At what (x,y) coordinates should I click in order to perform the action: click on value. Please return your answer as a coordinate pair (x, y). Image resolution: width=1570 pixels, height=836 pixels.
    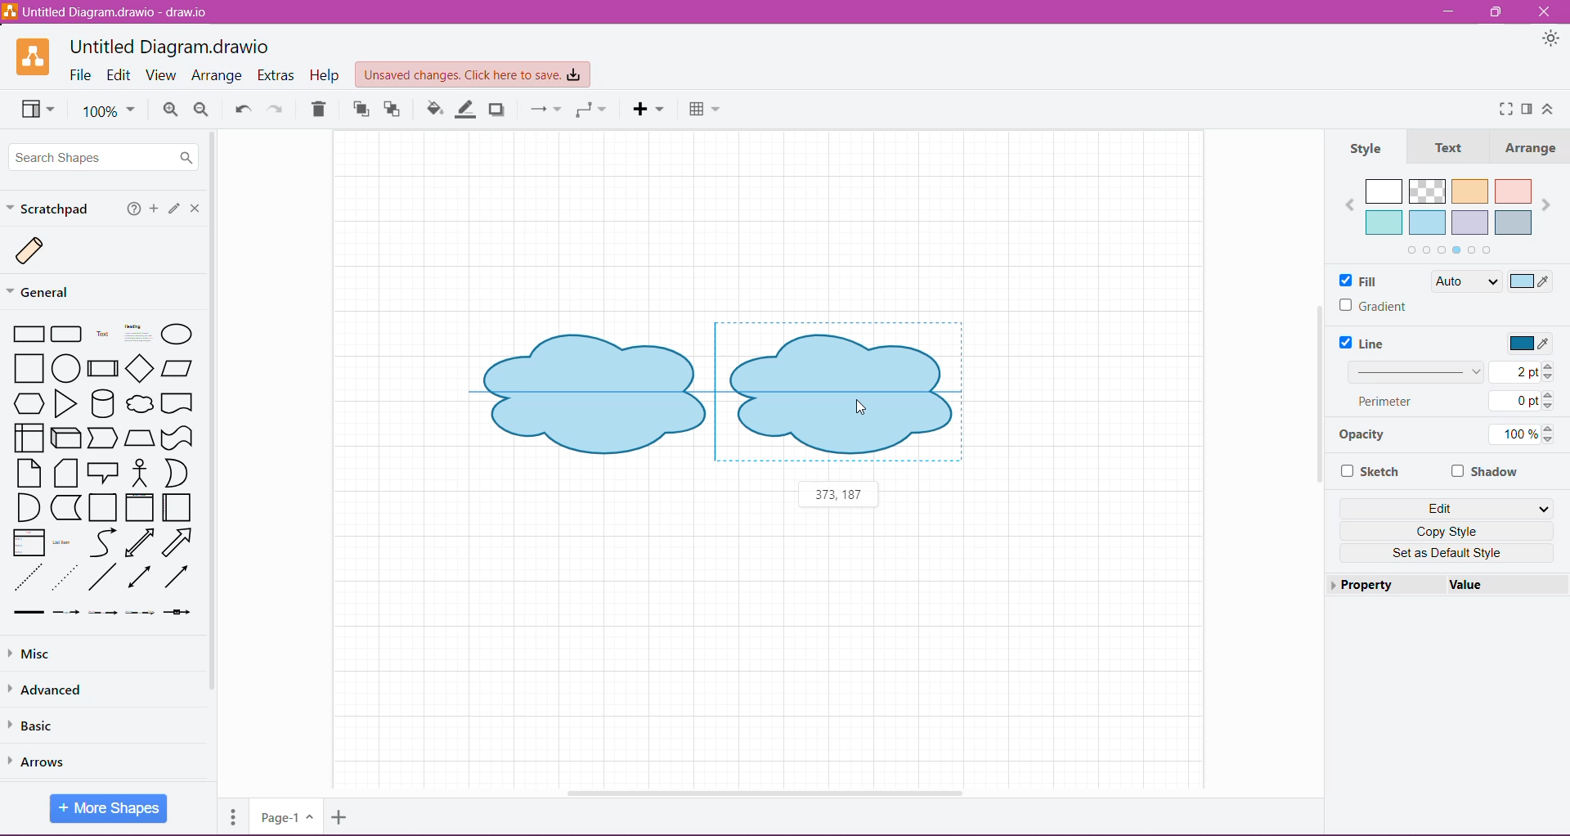
    Looking at the image, I should click on (1504, 584).